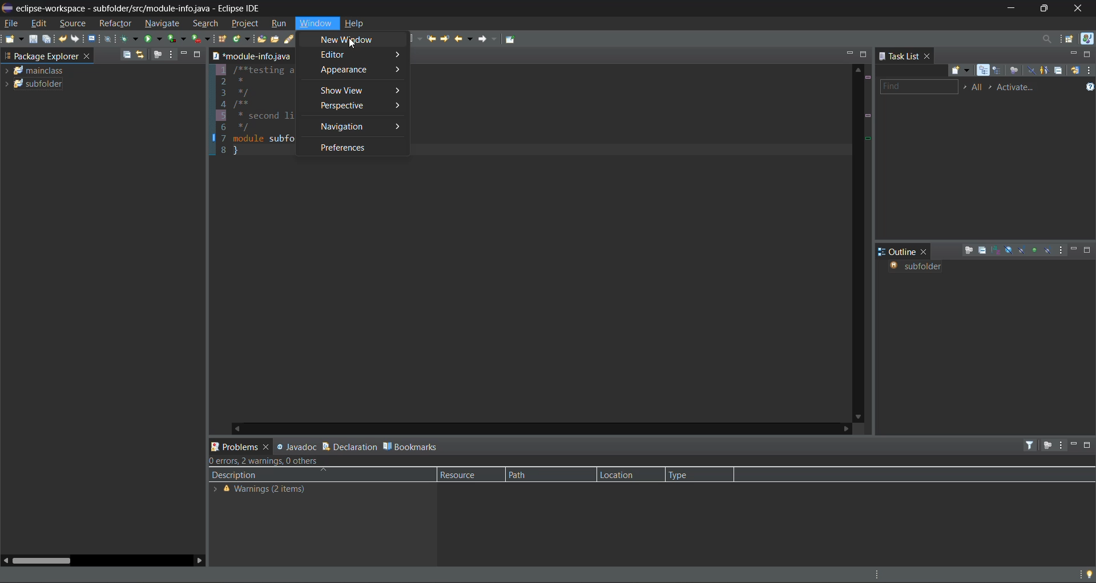 Image resolution: width=1096 pixels, height=583 pixels. What do you see at coordinates (992, 86) in the screenshot?
I see `select active task` at bounding box center [992, 86].